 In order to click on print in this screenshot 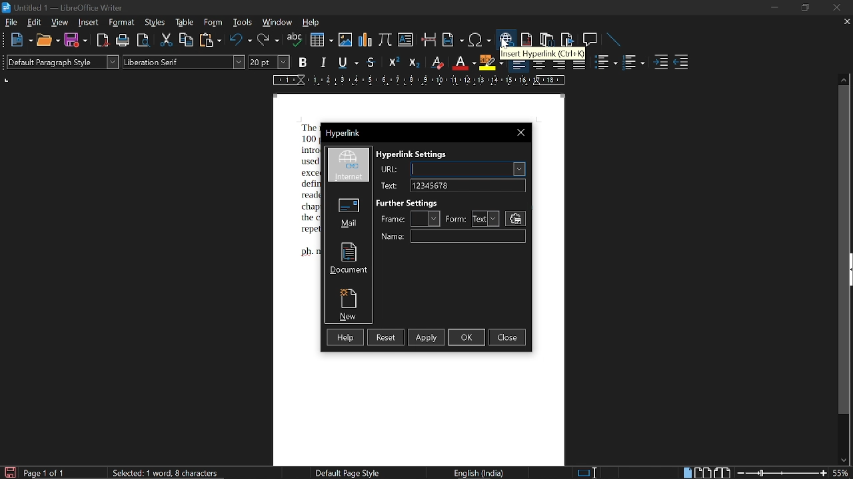, I will do `click(121, 41)`.